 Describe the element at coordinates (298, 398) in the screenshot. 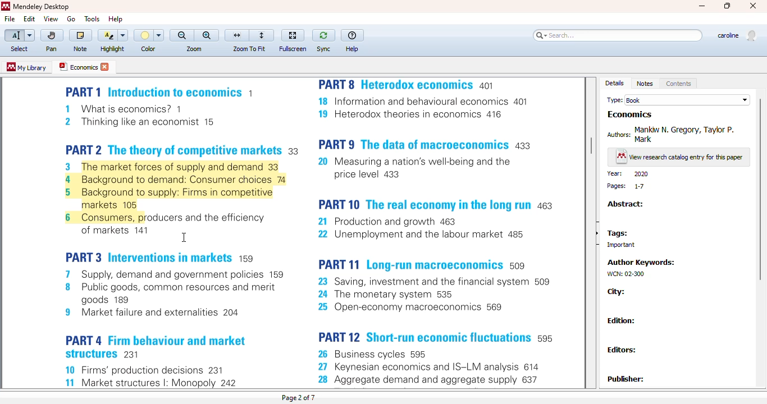

I see `page 2 of 7` at that location.